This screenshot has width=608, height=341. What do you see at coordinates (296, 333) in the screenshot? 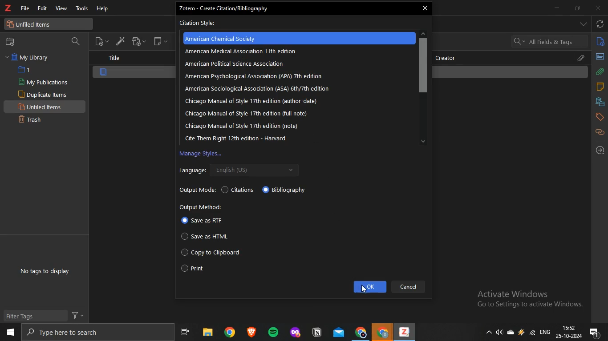
I see `application` at bounding box center [296, 333].